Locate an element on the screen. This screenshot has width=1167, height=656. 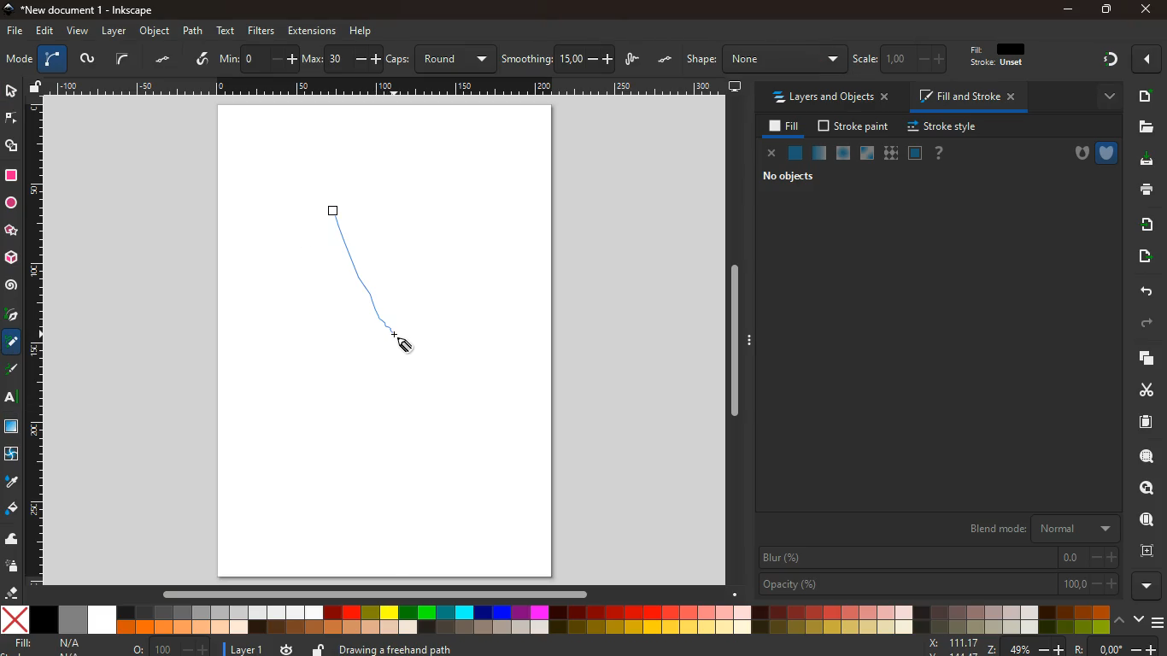
fill is located at coordinates (1006, 56).